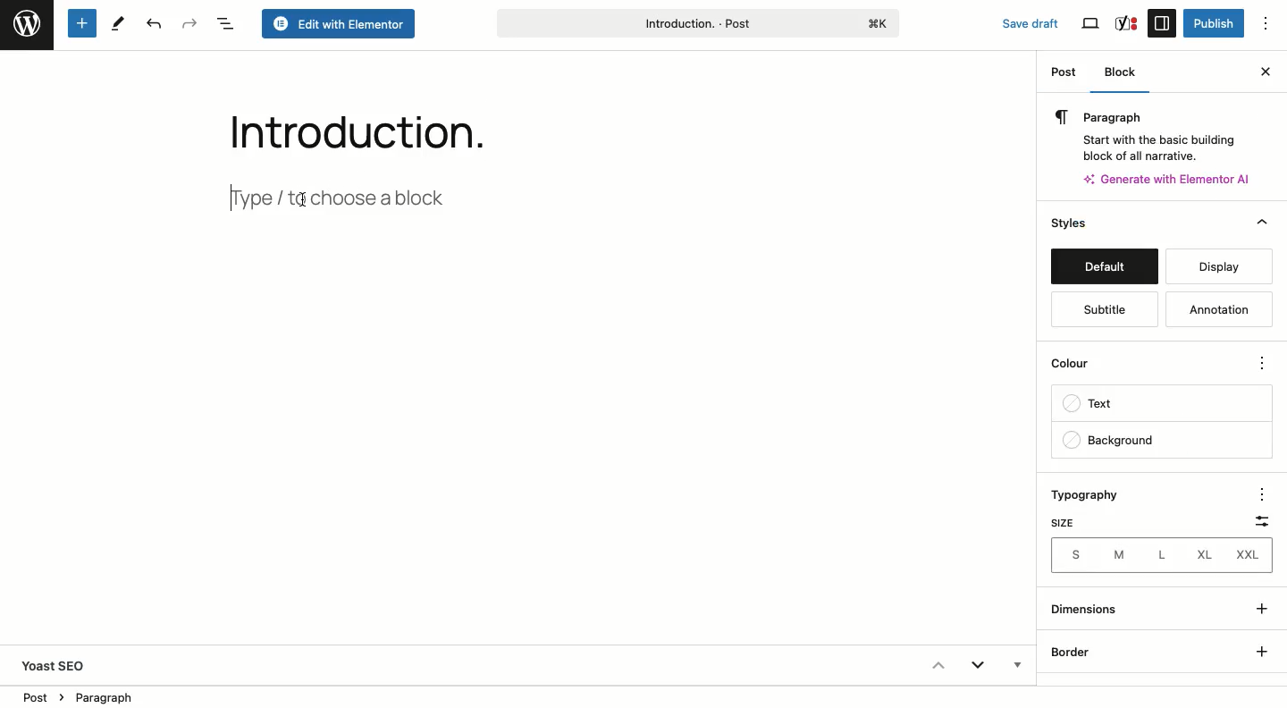 The image size is (1287, 708). What do you see at coordinates (1124, 74) in the screenshot?
I see `Block` at bounding box center [1124, 74].